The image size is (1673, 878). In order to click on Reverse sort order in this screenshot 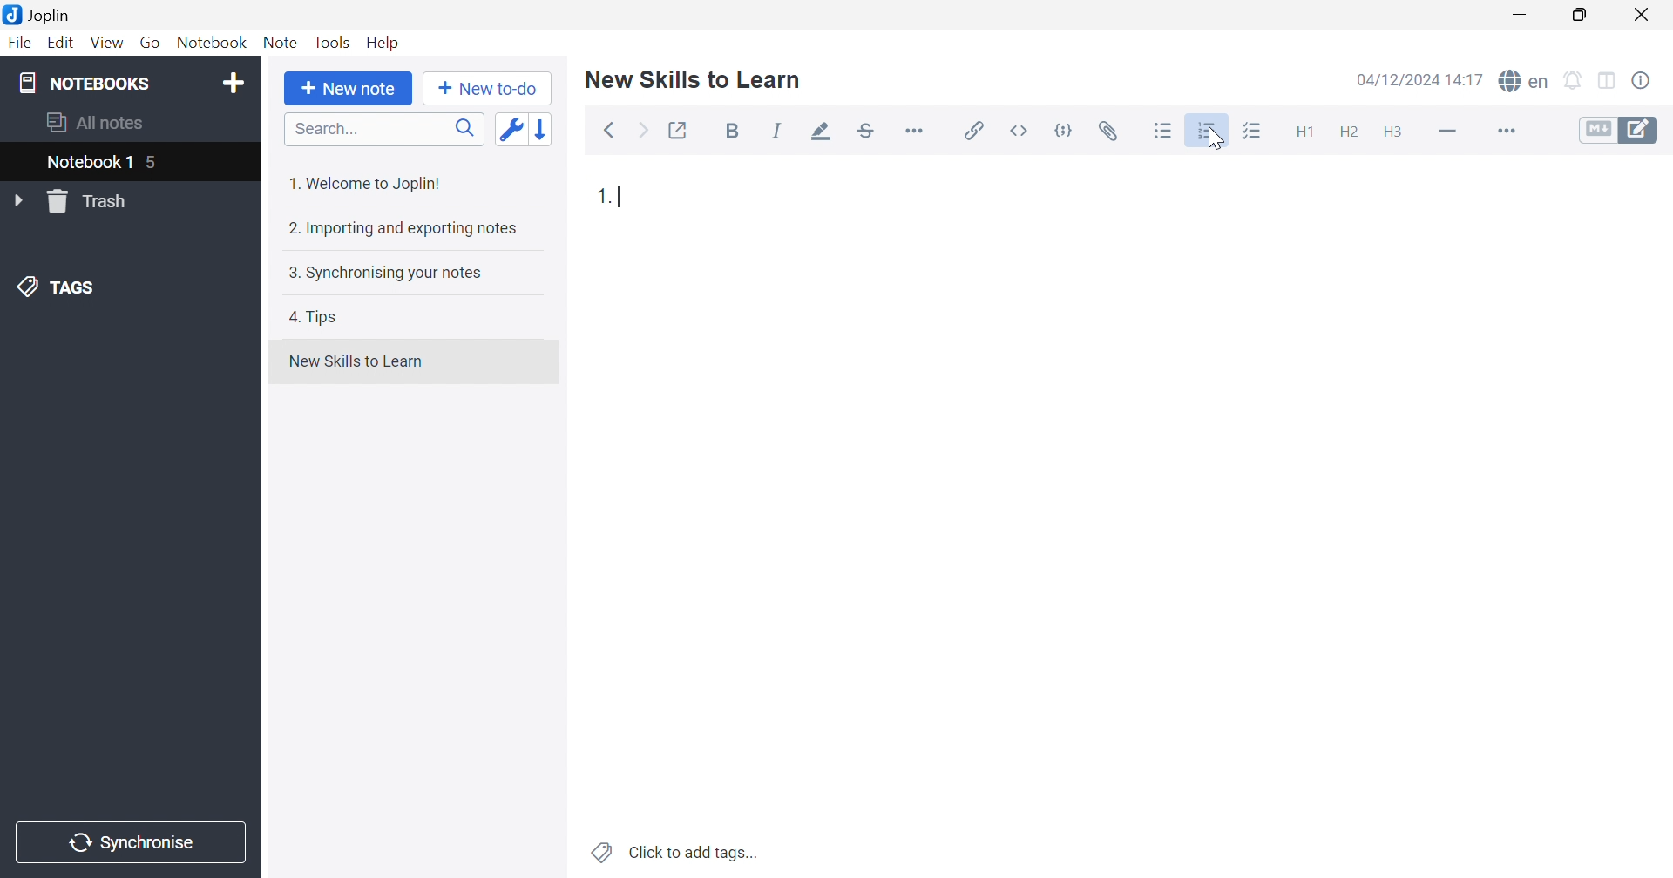, I will do `click(545, 129)`.